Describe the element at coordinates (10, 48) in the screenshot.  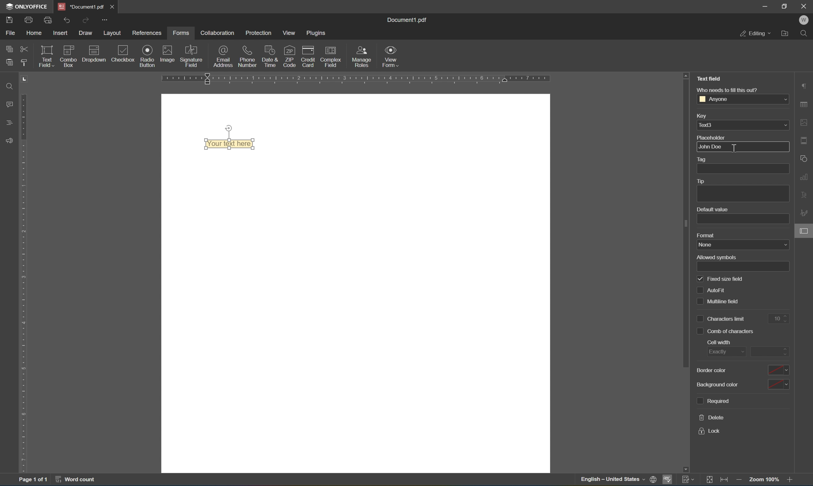
I see `copy` at that location.